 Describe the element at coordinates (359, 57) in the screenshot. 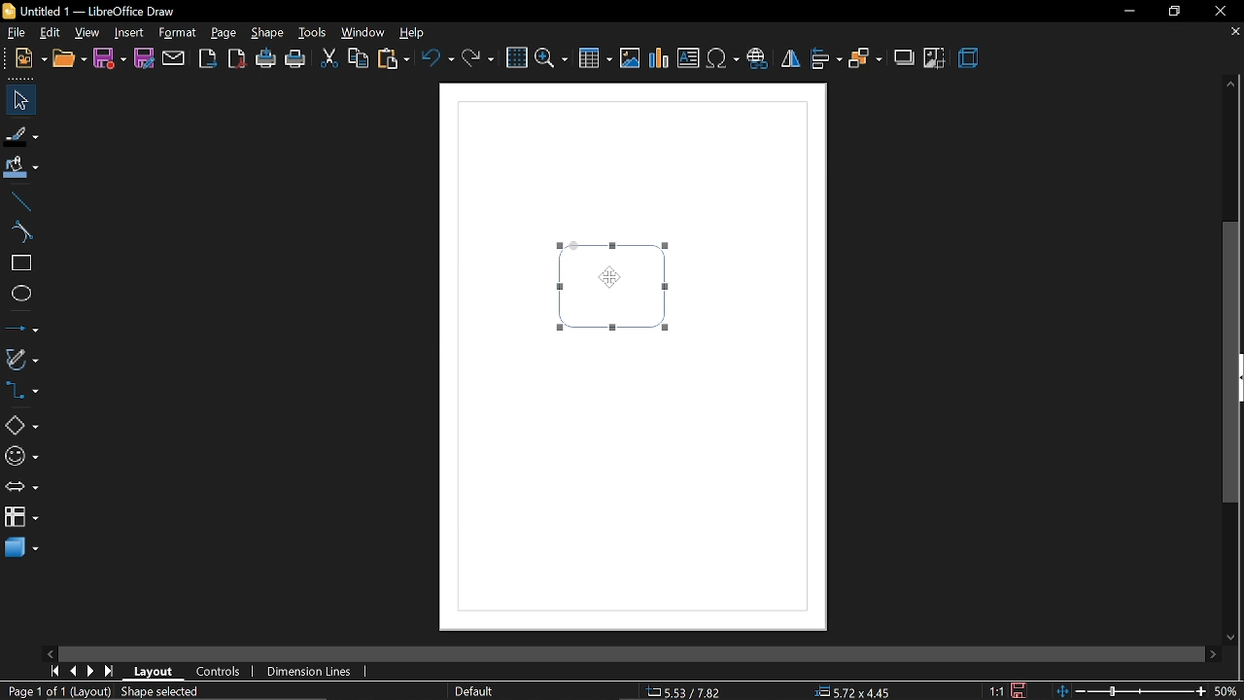

I see `copy` at that location.